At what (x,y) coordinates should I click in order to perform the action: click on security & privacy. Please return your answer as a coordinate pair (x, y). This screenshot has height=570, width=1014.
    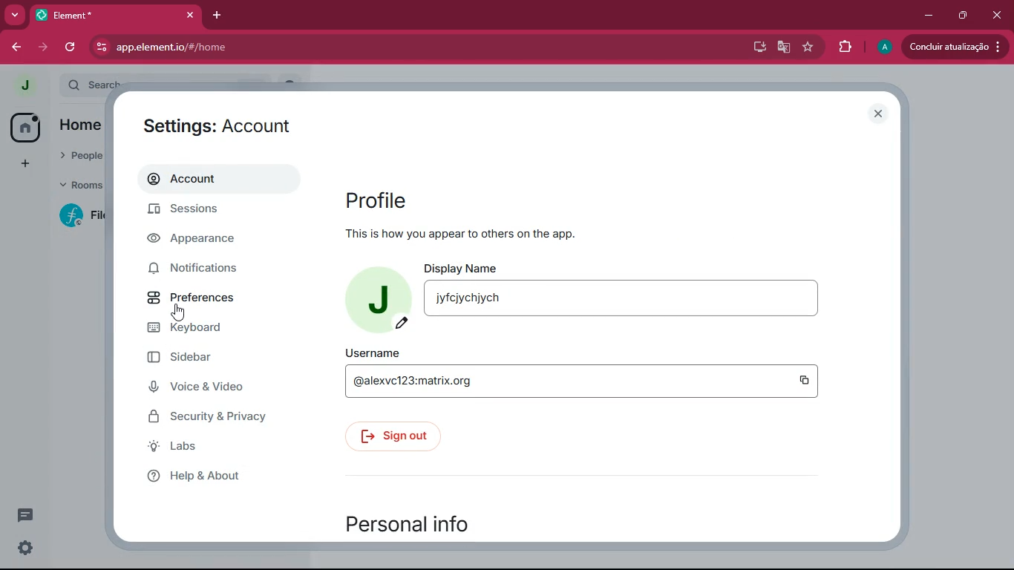
    Looking at the image, I should click on (217, 417).